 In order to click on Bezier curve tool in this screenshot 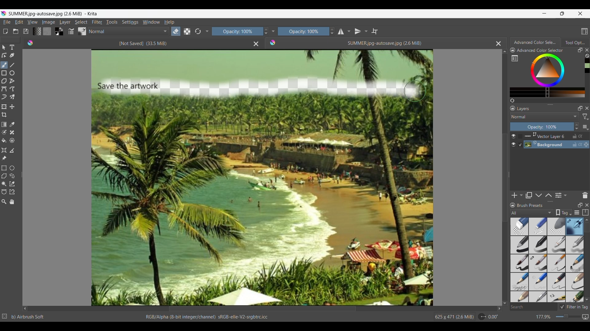, I will do `click(4, 89)`.